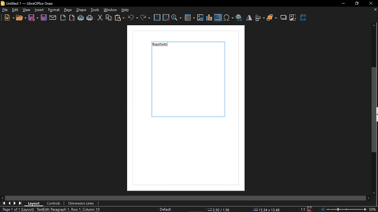 The width and height of the screenshot is (378, 212). I want to click on view, so click(27, 10).